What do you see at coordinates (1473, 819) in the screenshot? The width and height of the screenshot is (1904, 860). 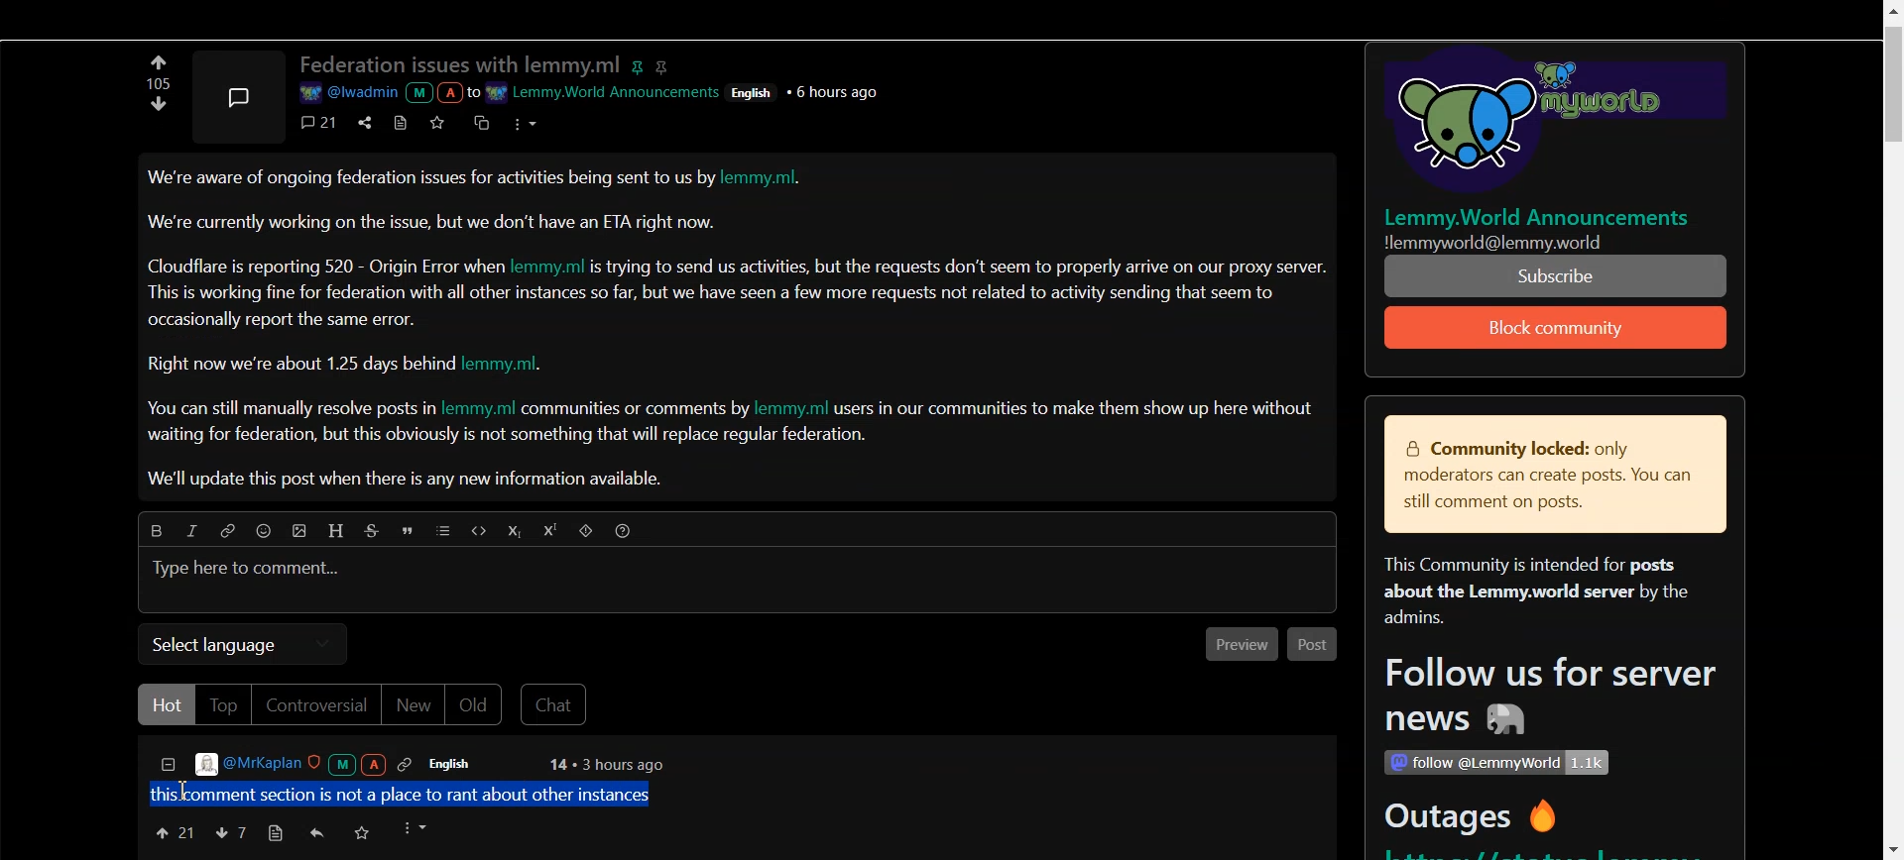 I see `Outages ®` at bounding box center [1473, 819].